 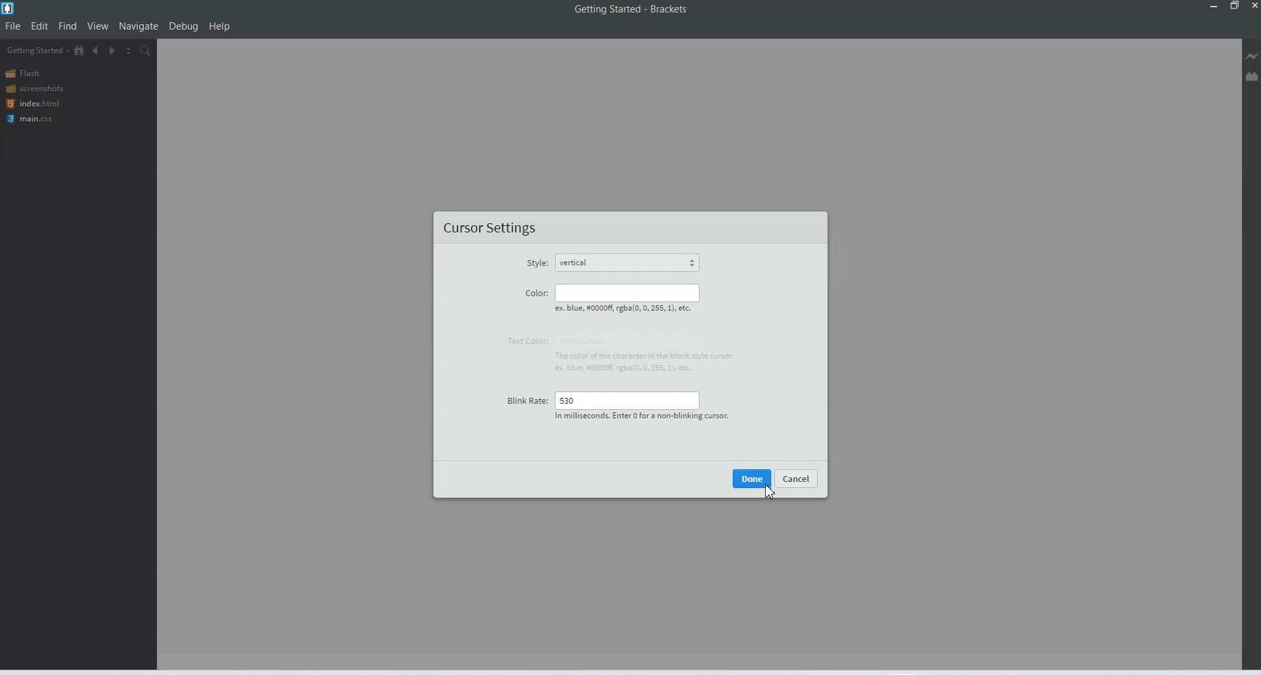 I want to click on done, so click(x=753, y=478).